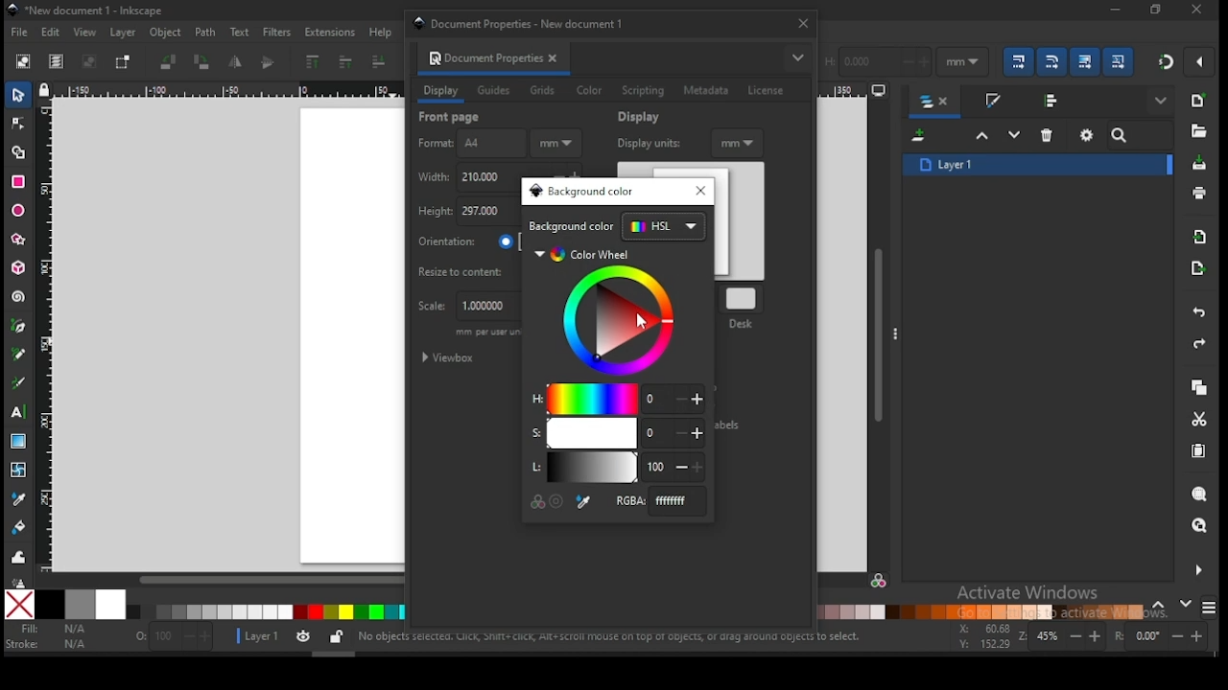 The image size is (1228, 690). I want to click on close window, so click(802, 23).